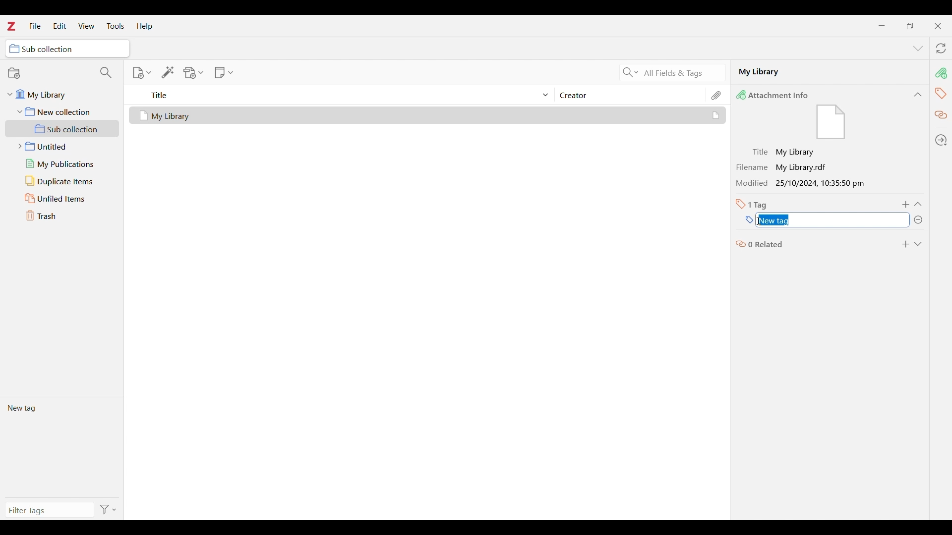 This screenshot has height=535, width=952. What do you see at coordinates (116, 26) in the screenshot?
I see `Tools menu` at bounding box center [116, 26].